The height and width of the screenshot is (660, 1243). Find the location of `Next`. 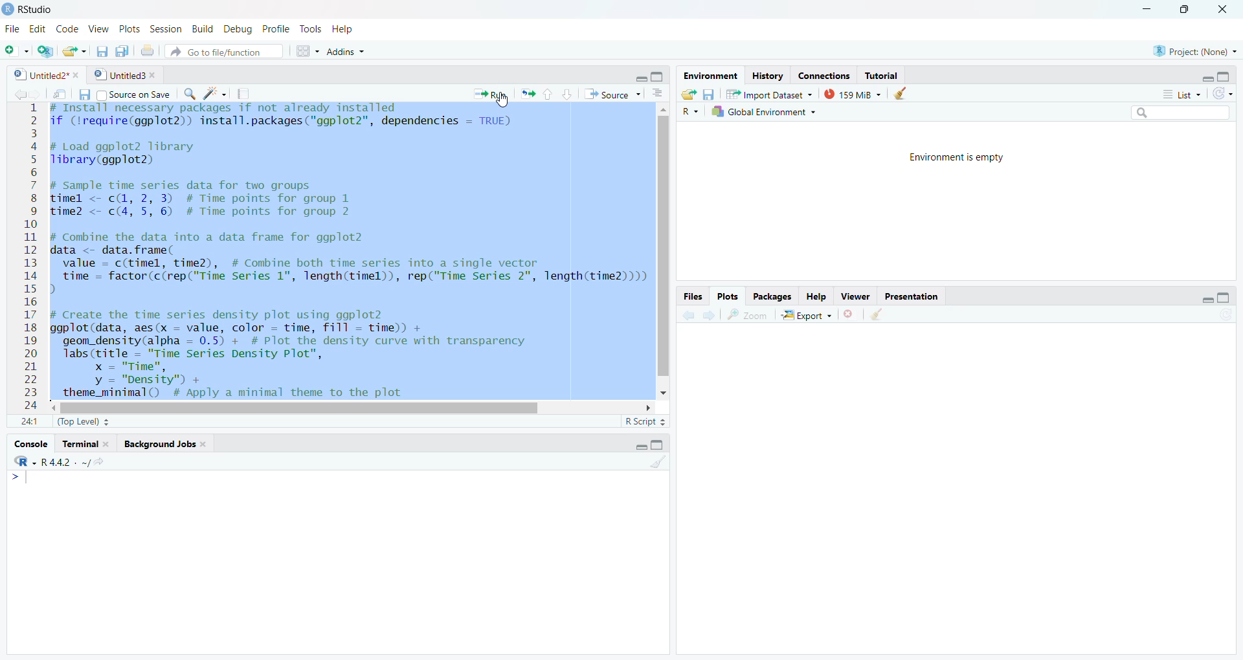

Next is located at coordinates (706, 316).